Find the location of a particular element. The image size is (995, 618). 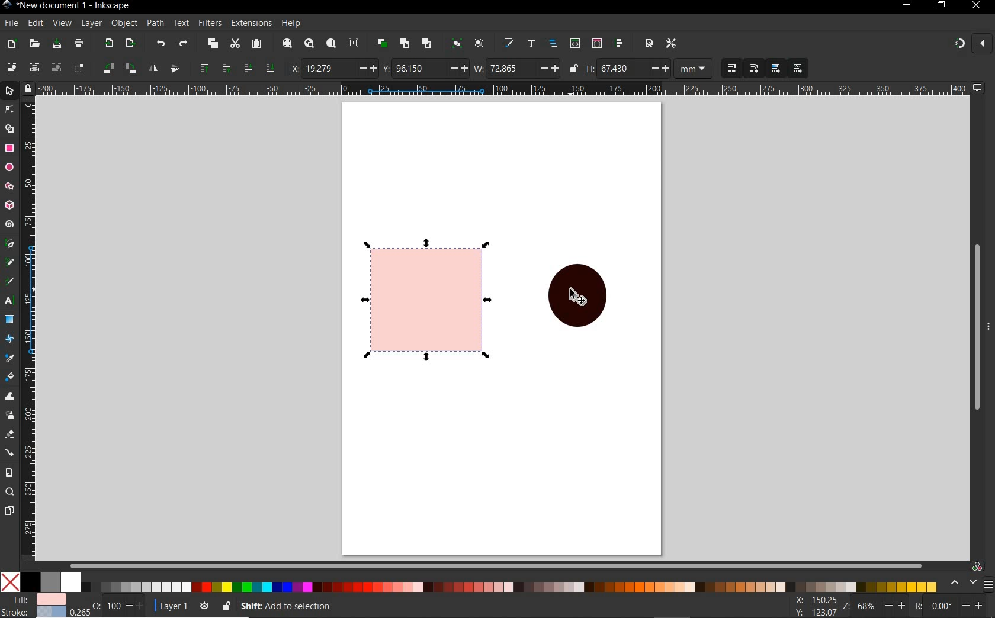

lock or unlock width and height is located at coordinates (574, 67).